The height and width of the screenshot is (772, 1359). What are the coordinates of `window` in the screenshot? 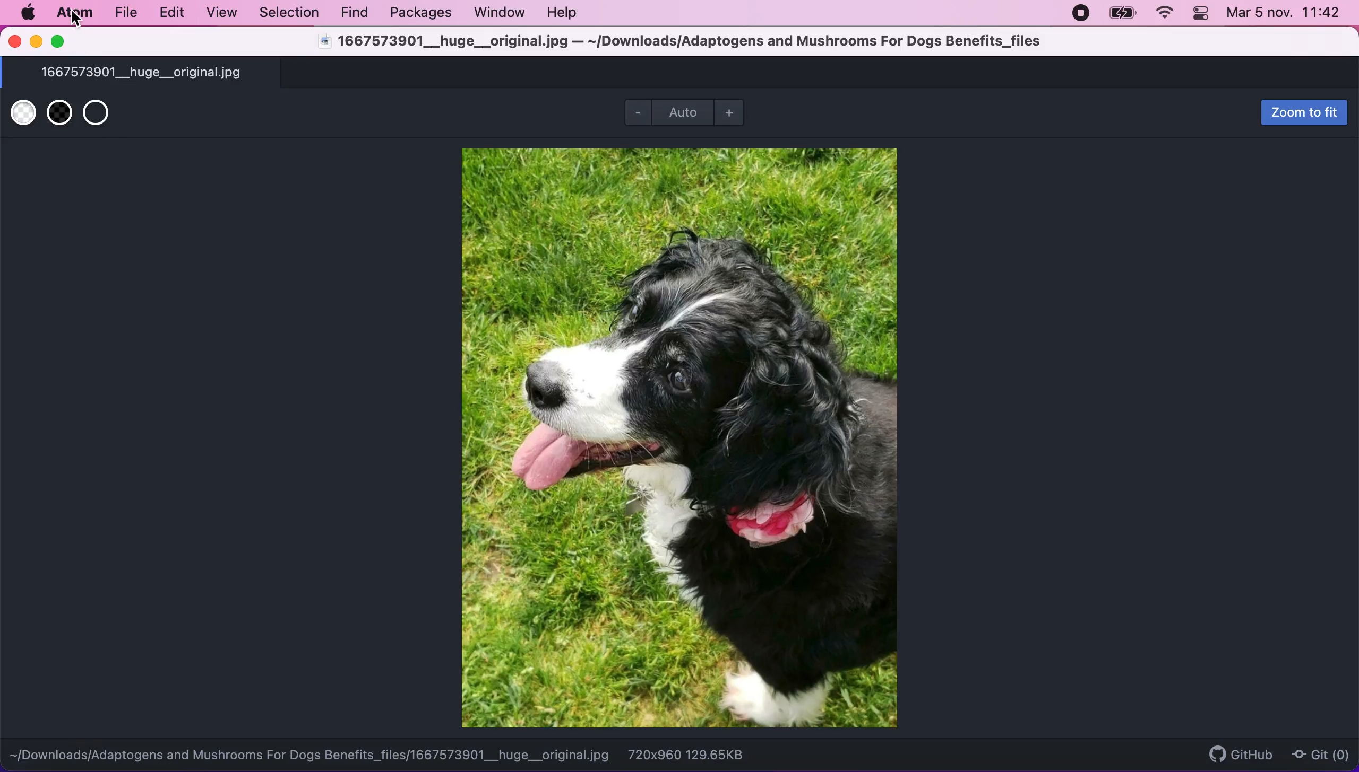 It's located at (501, 14).